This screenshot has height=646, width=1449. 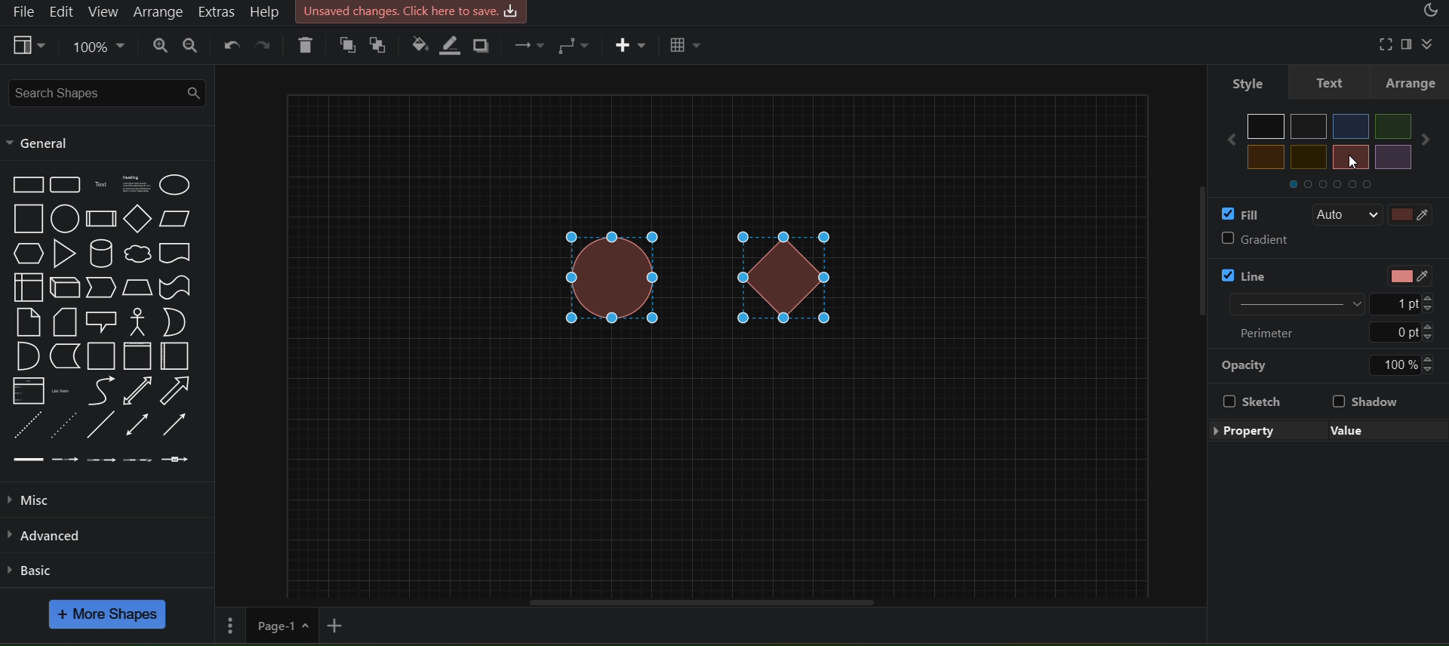 I want to click on shadow, so click(x=1385, y=404).